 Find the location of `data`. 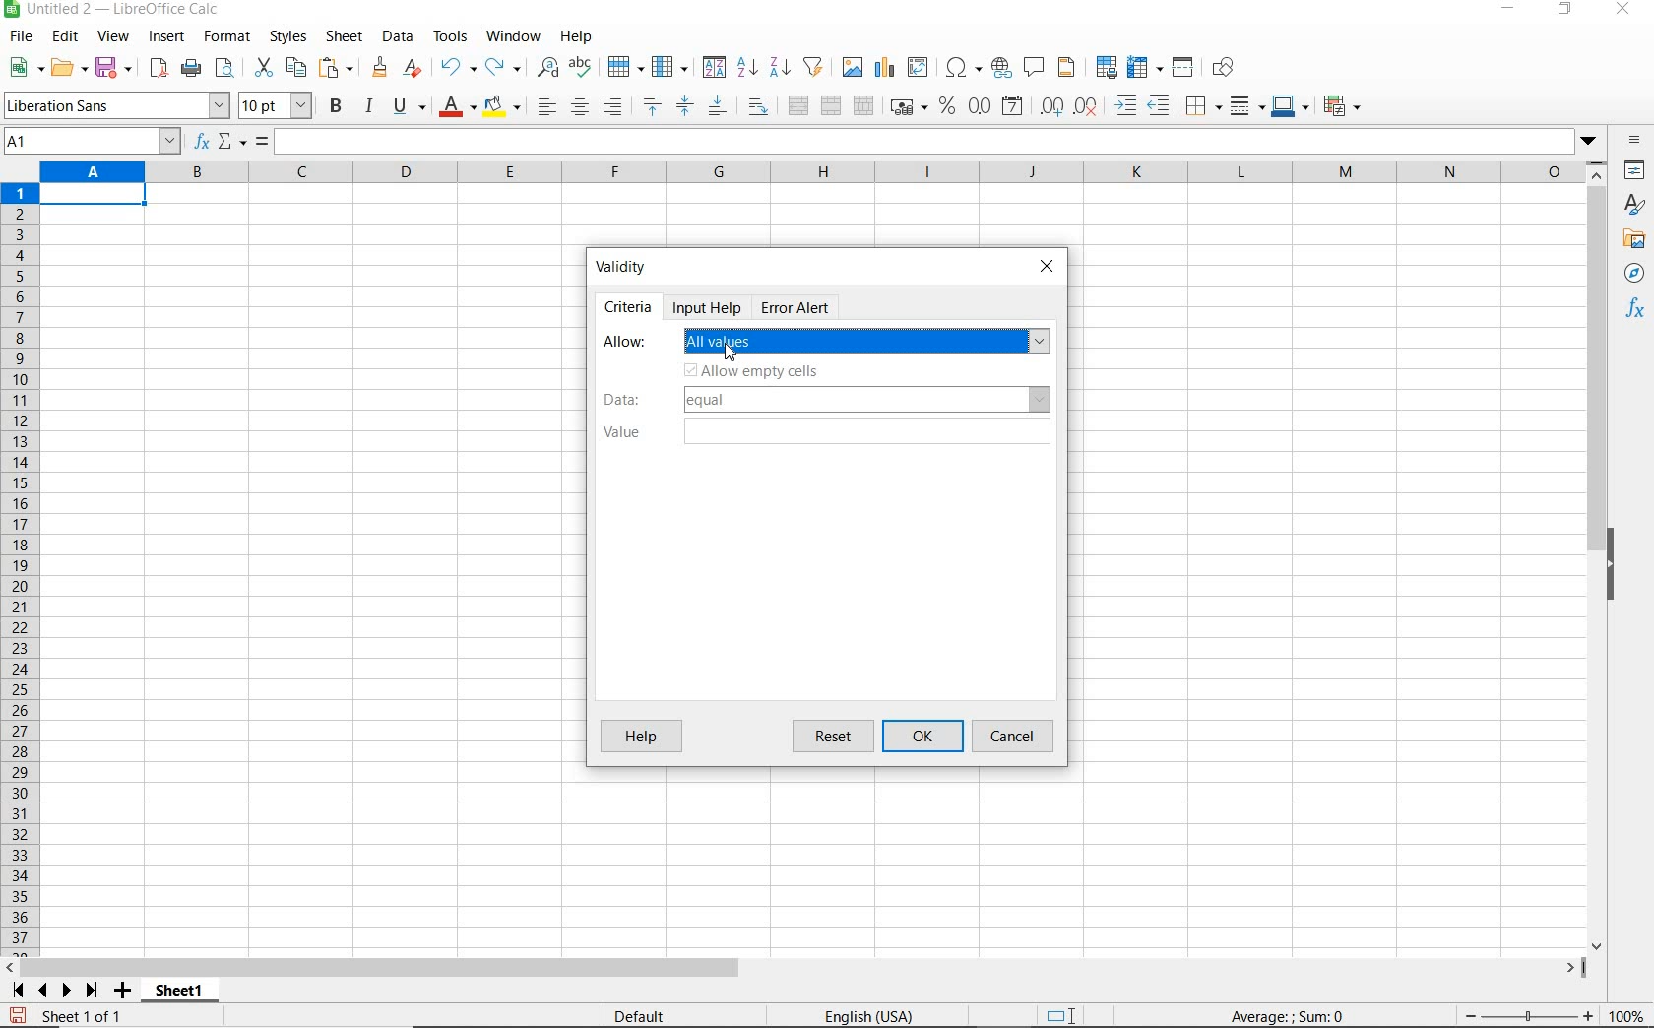

data is located at coordinates (822, 400).